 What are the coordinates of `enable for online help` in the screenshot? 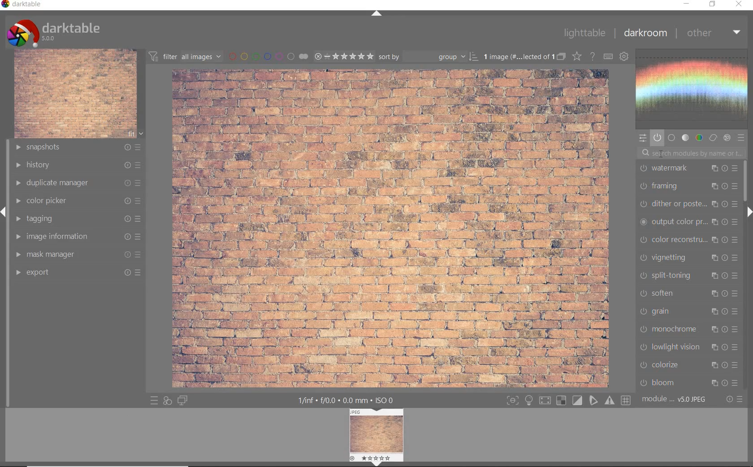 It's located at (592, 57).